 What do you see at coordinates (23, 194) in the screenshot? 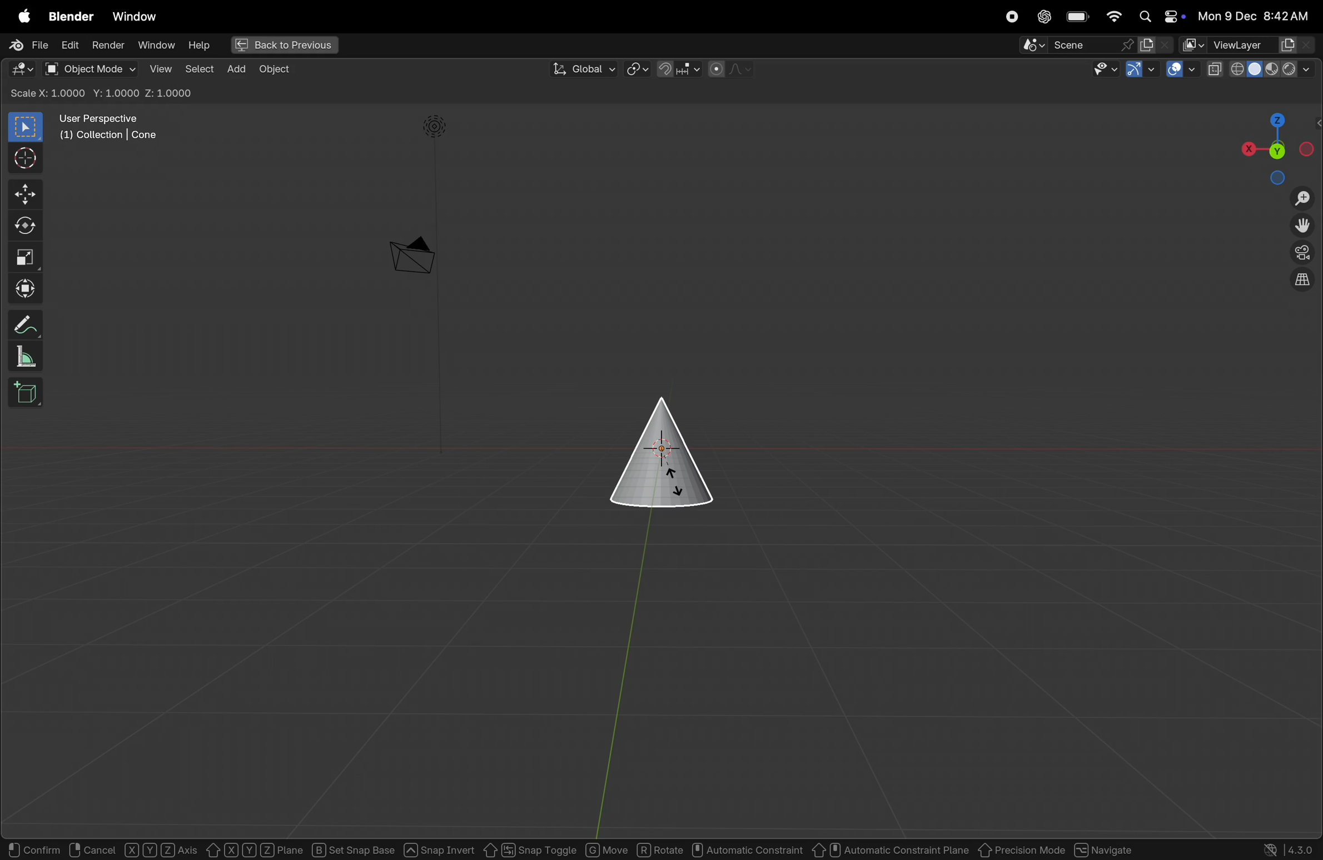
I see `move` at bounding box center [23, 194].